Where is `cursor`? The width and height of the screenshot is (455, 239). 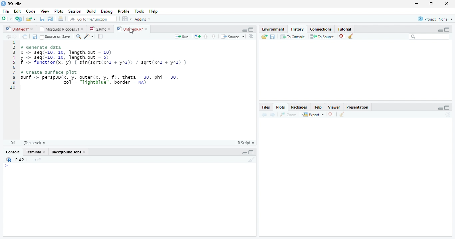 cursor is located at coordinates (132, 31).